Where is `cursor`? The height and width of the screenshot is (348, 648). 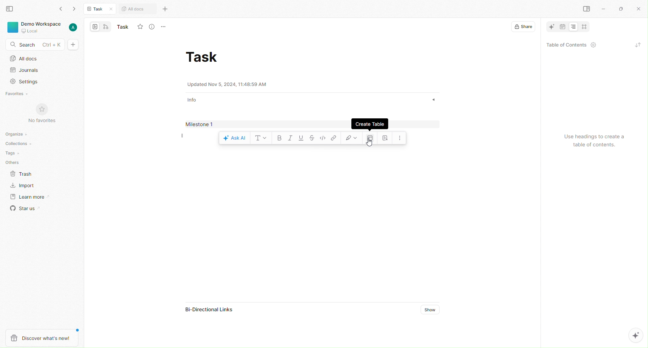
cursor is located at coordinates (370, 145).